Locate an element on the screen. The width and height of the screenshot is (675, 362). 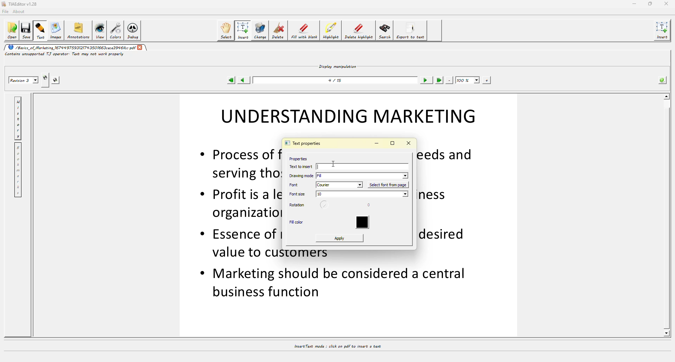
rotaion is located at coordinates (326, 206).